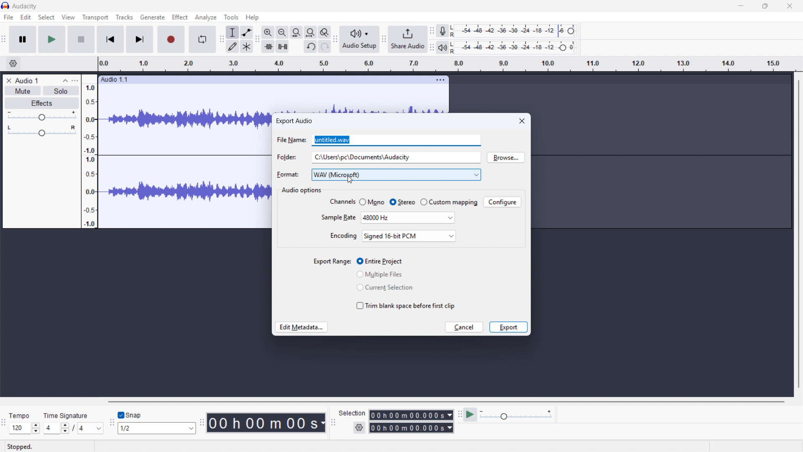 This screenshot has width=803, height=452. I want to click on Transport toolbar, so click(4, 40).